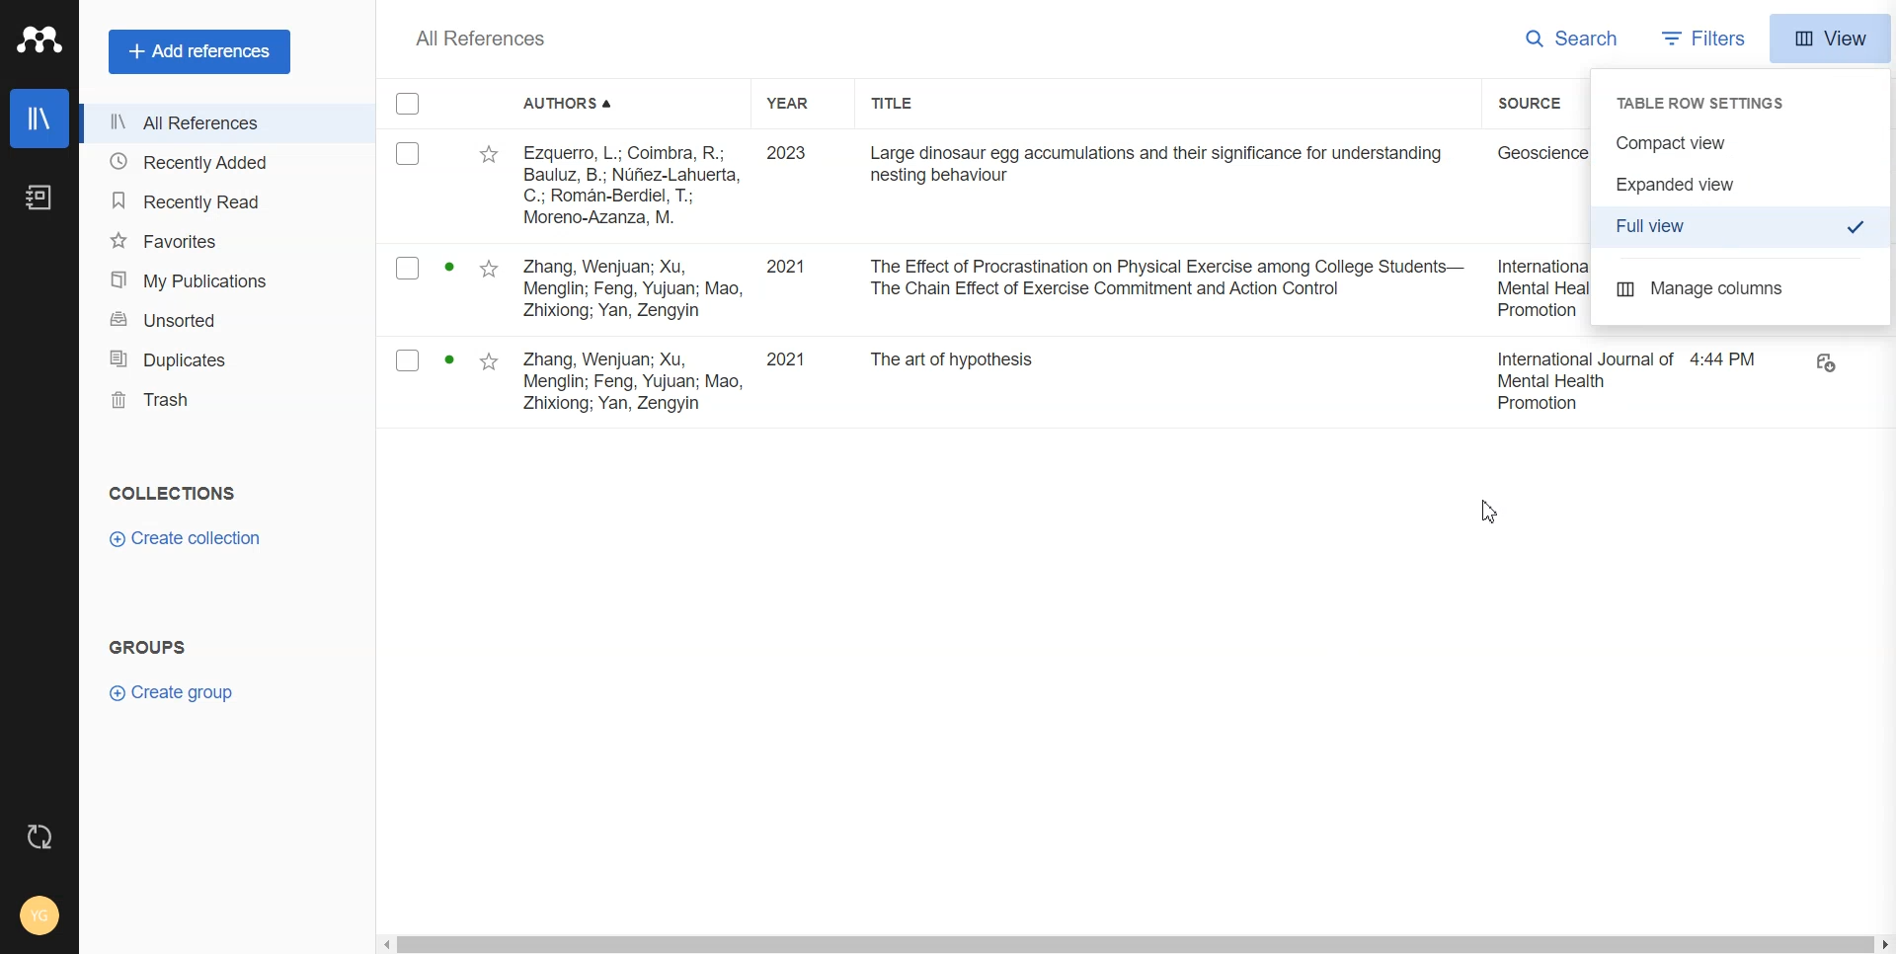  I want to click on Notebook , so click(41, 199).